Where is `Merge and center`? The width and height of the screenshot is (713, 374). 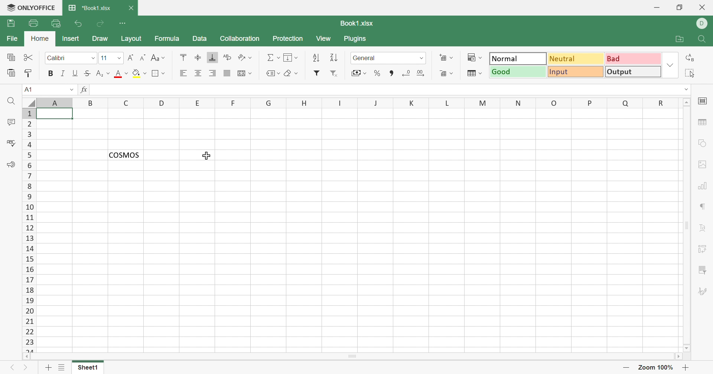
Merge and center is located at coordinates (244, 73).